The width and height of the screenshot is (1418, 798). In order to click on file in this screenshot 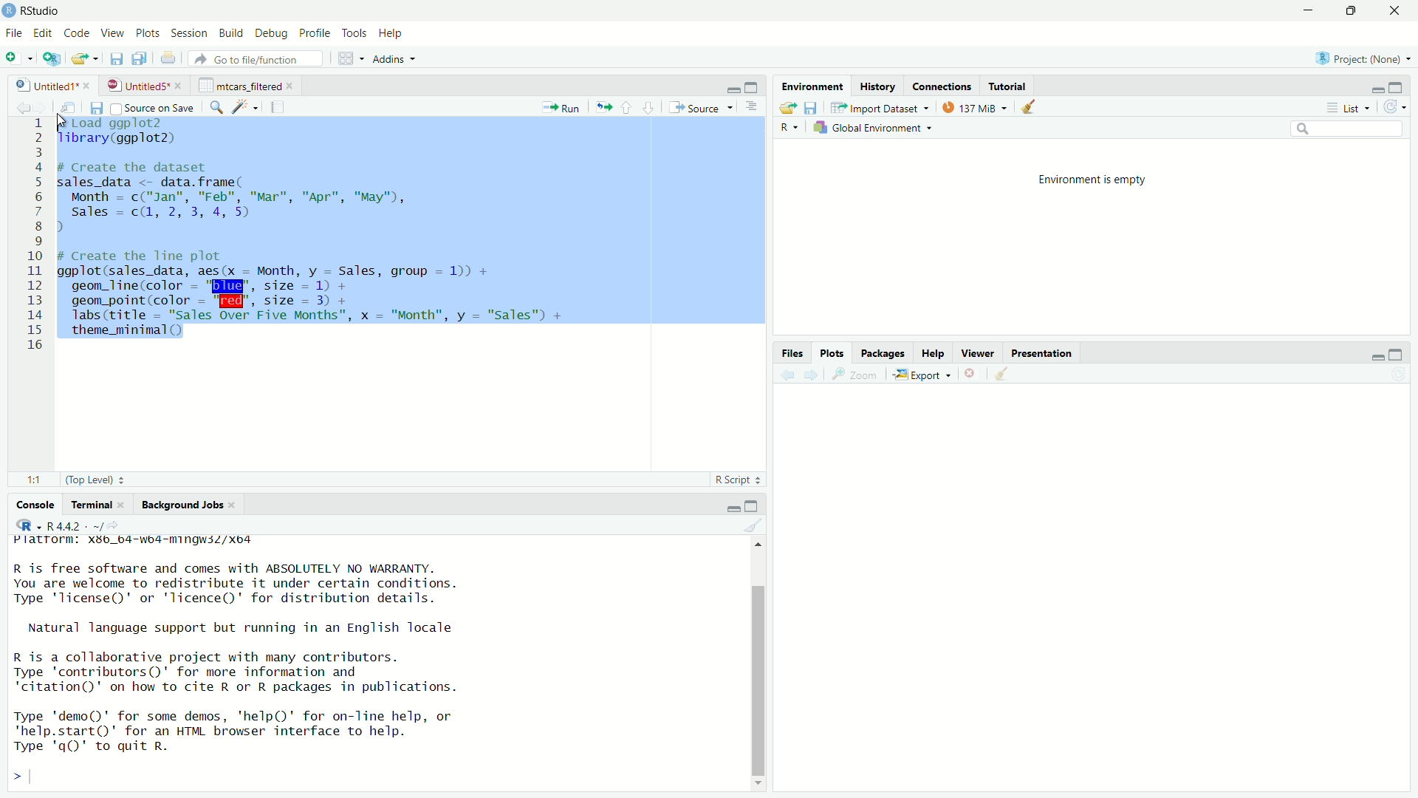, I will do `click(15, 33)`.